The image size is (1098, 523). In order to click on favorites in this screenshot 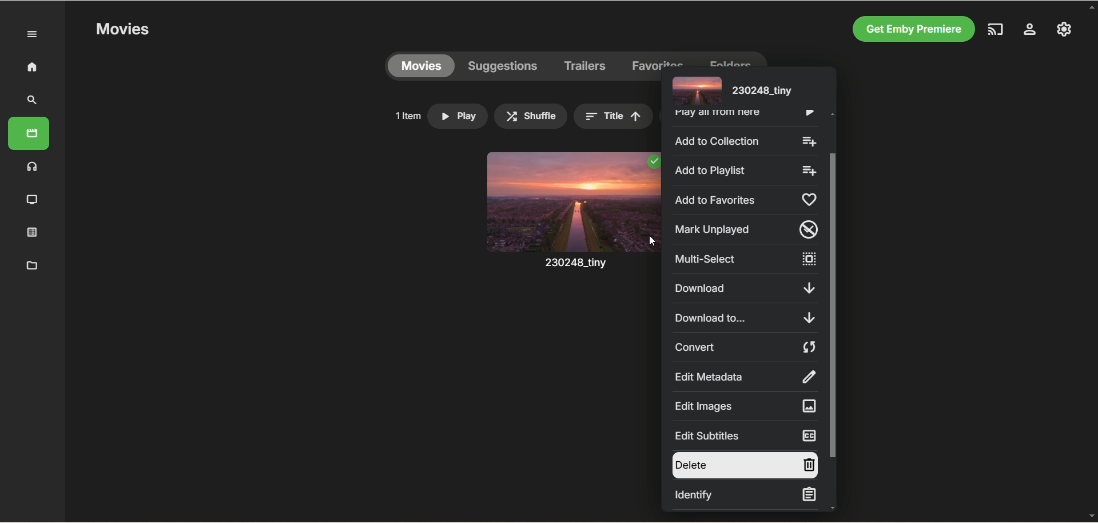, I will do `click(658, 59)`.